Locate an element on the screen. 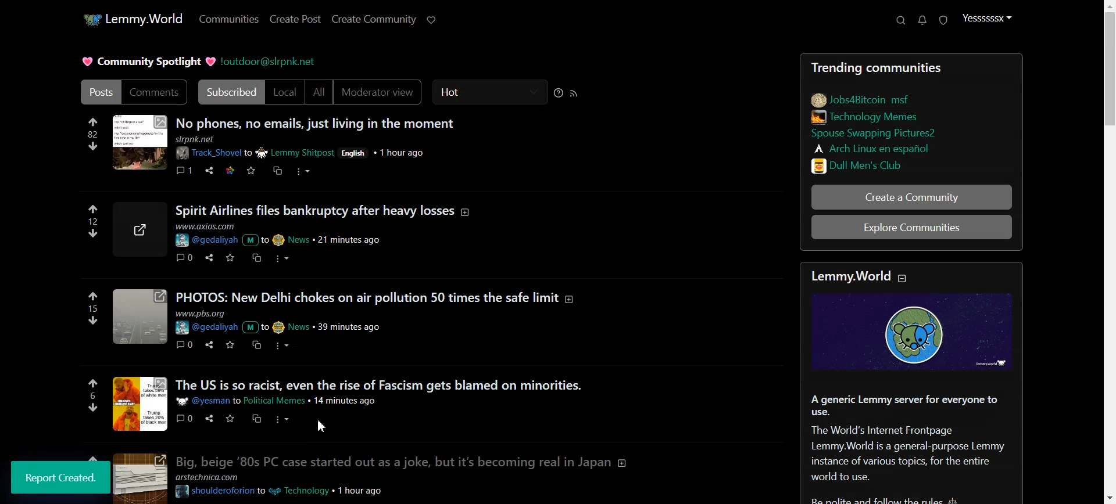 The height and width of the screenshot is (504, 1116). Explore Communities is located at coordinates (913, 229).